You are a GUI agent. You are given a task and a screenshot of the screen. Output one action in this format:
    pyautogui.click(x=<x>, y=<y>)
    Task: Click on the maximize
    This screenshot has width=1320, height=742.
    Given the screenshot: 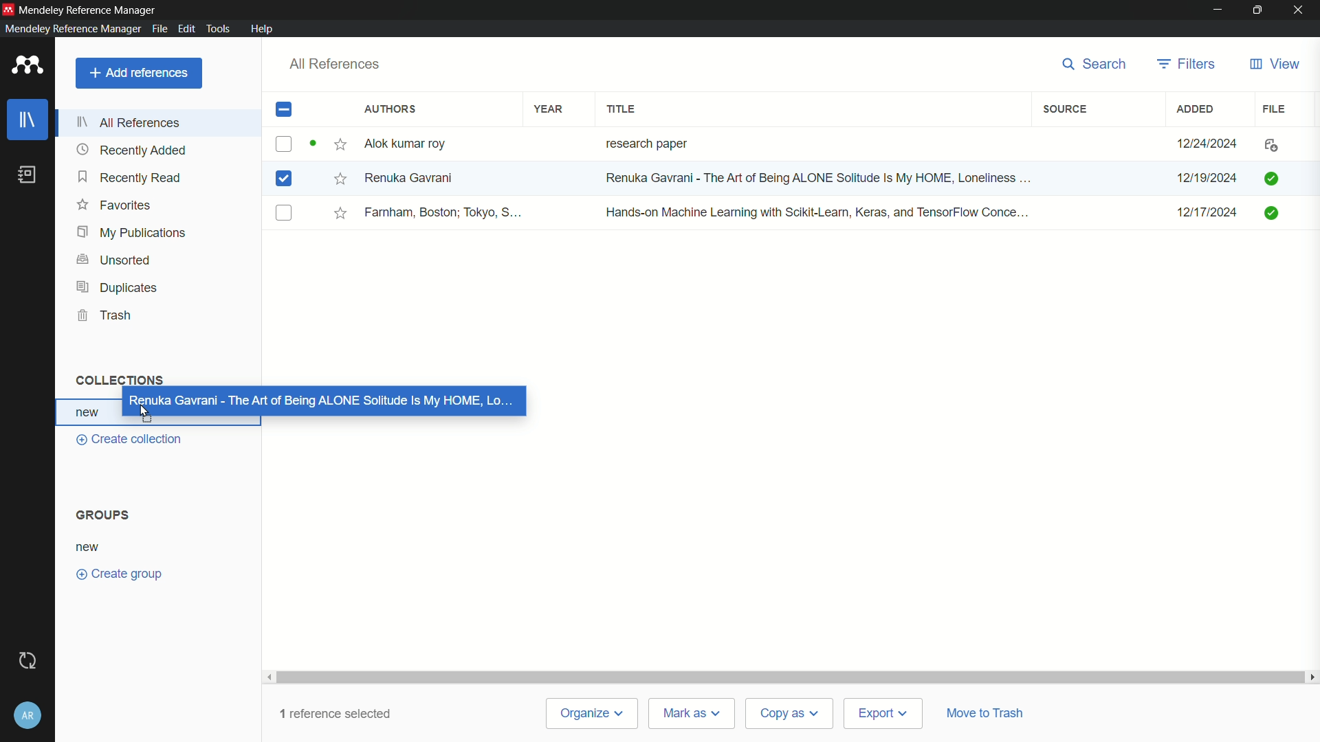 What is the action you would take?
    pyautogui.click(x=1255, y=10)
    